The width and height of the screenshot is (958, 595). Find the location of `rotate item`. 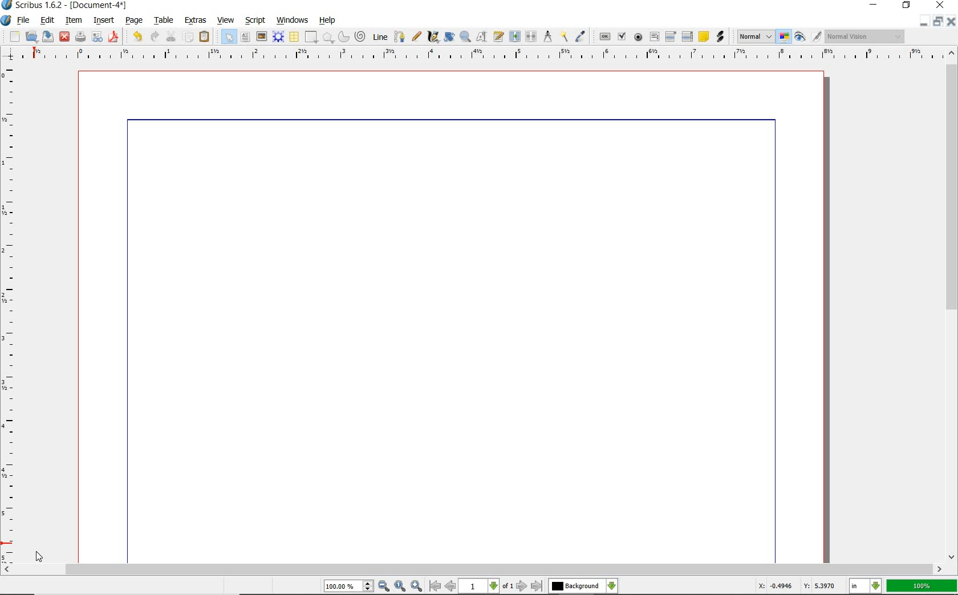

rotate item is located at coordinates (448, 38).